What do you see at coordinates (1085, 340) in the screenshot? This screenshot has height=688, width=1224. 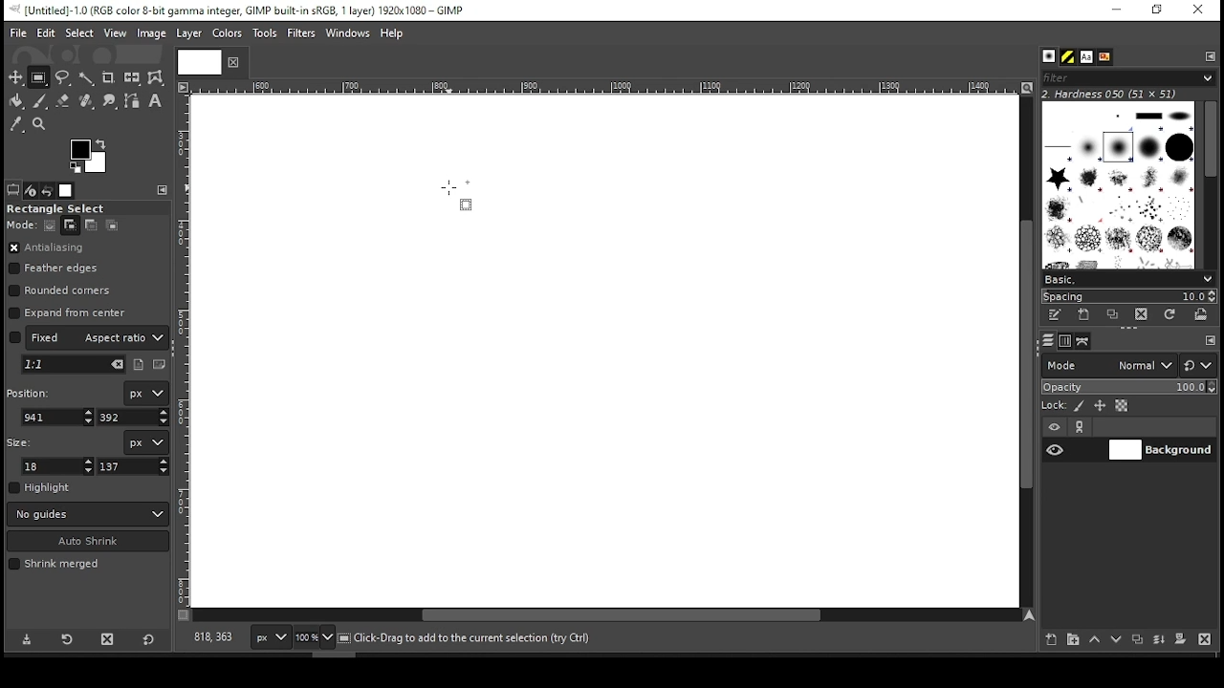 I see `paths` at bounding box center [1085, 340].